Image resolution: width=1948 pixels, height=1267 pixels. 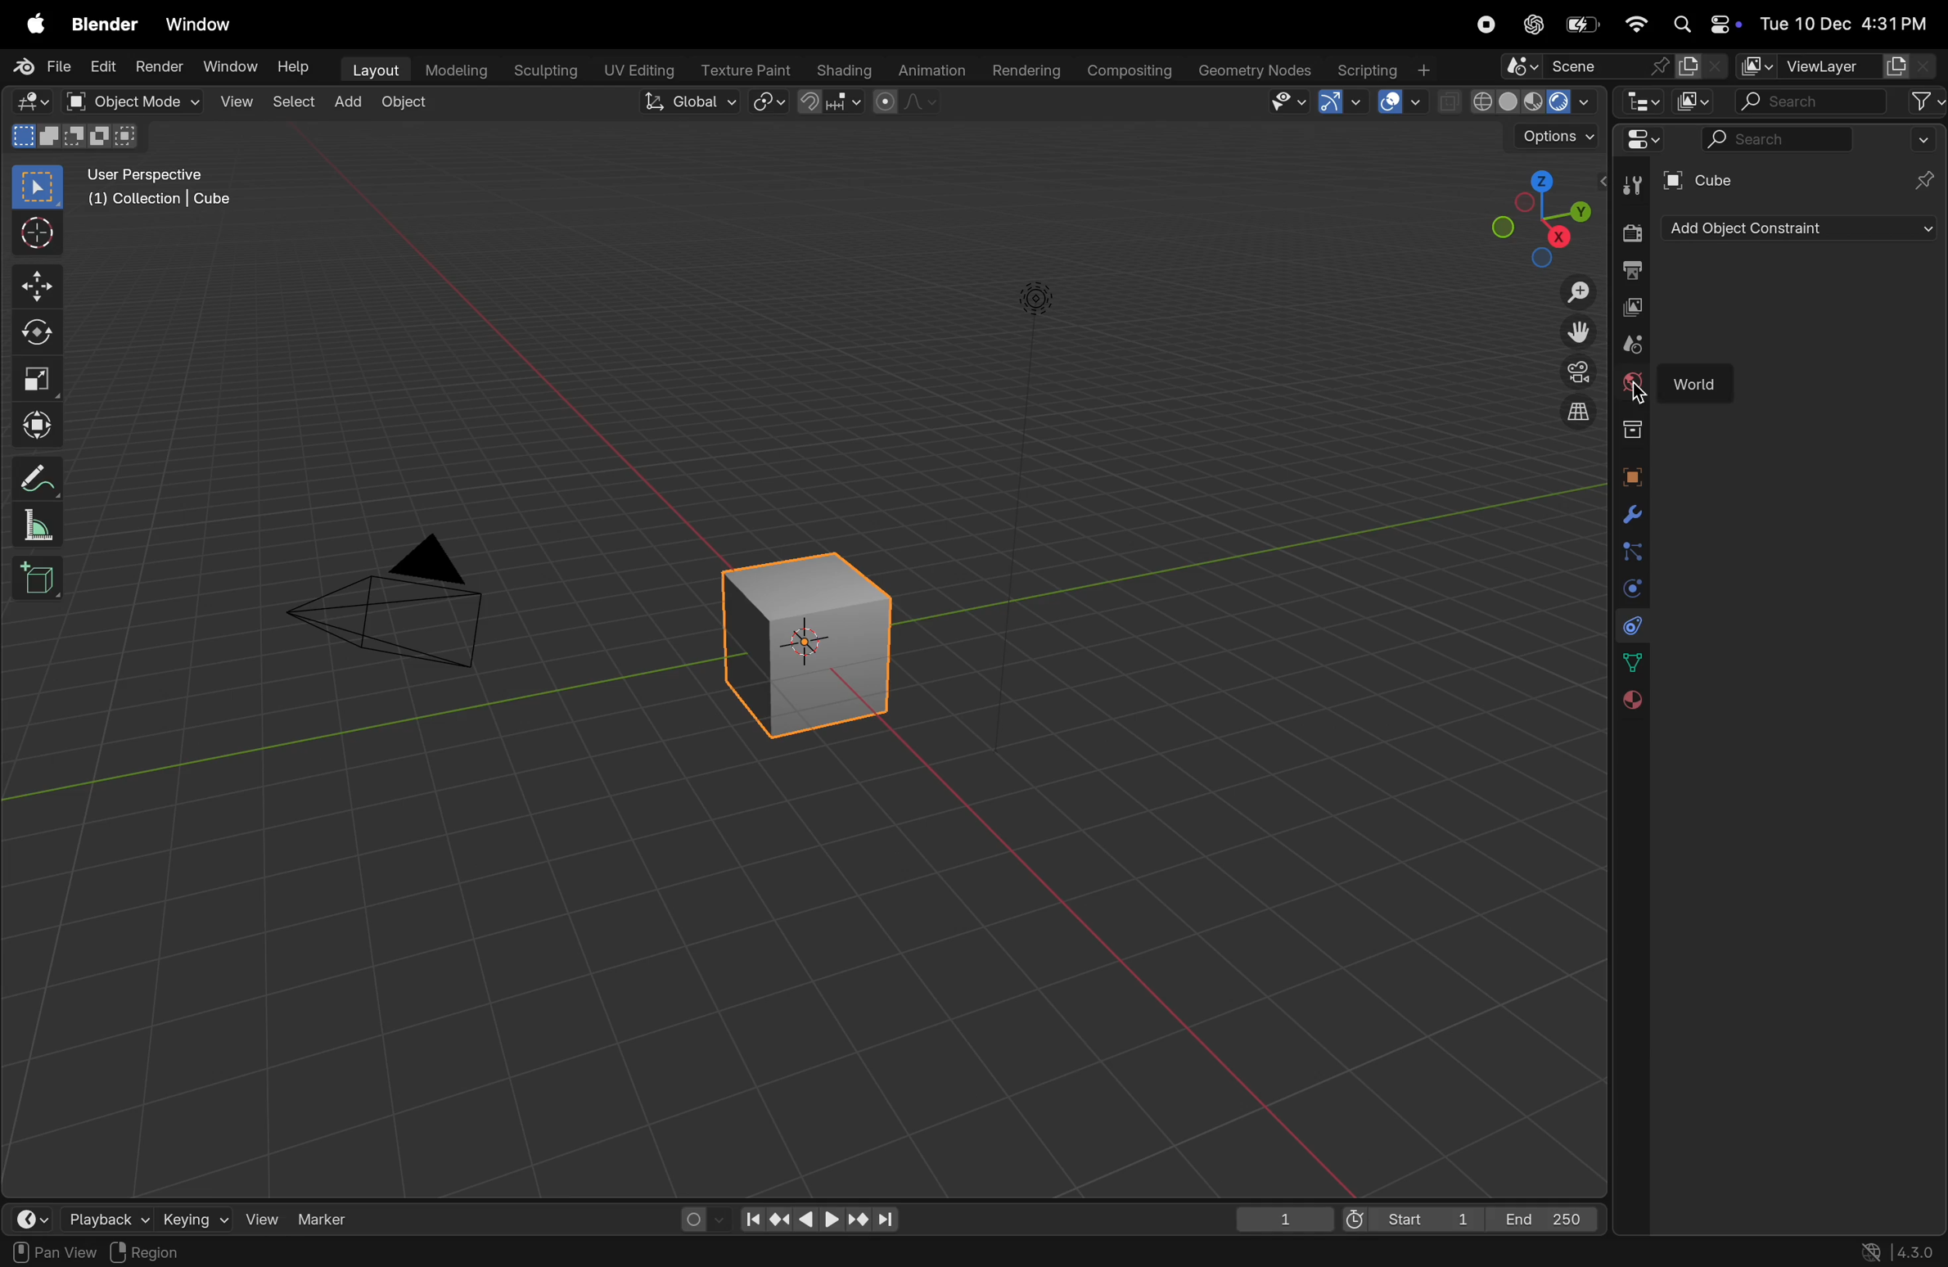 What do you see at coordinates (818, 1217) in the screenshot?
I see `playback controls` at bounding box center [818, 1217].